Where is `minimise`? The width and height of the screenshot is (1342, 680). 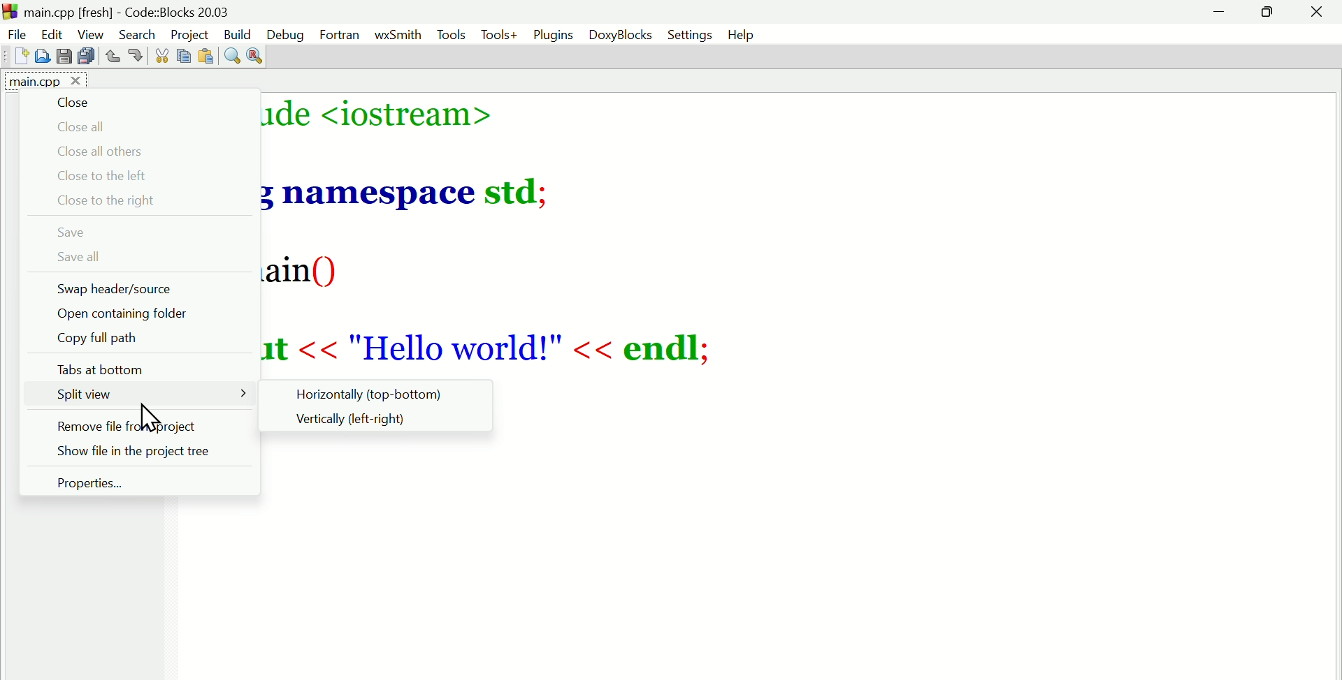
minimise is located at coordinates (1222, 14).